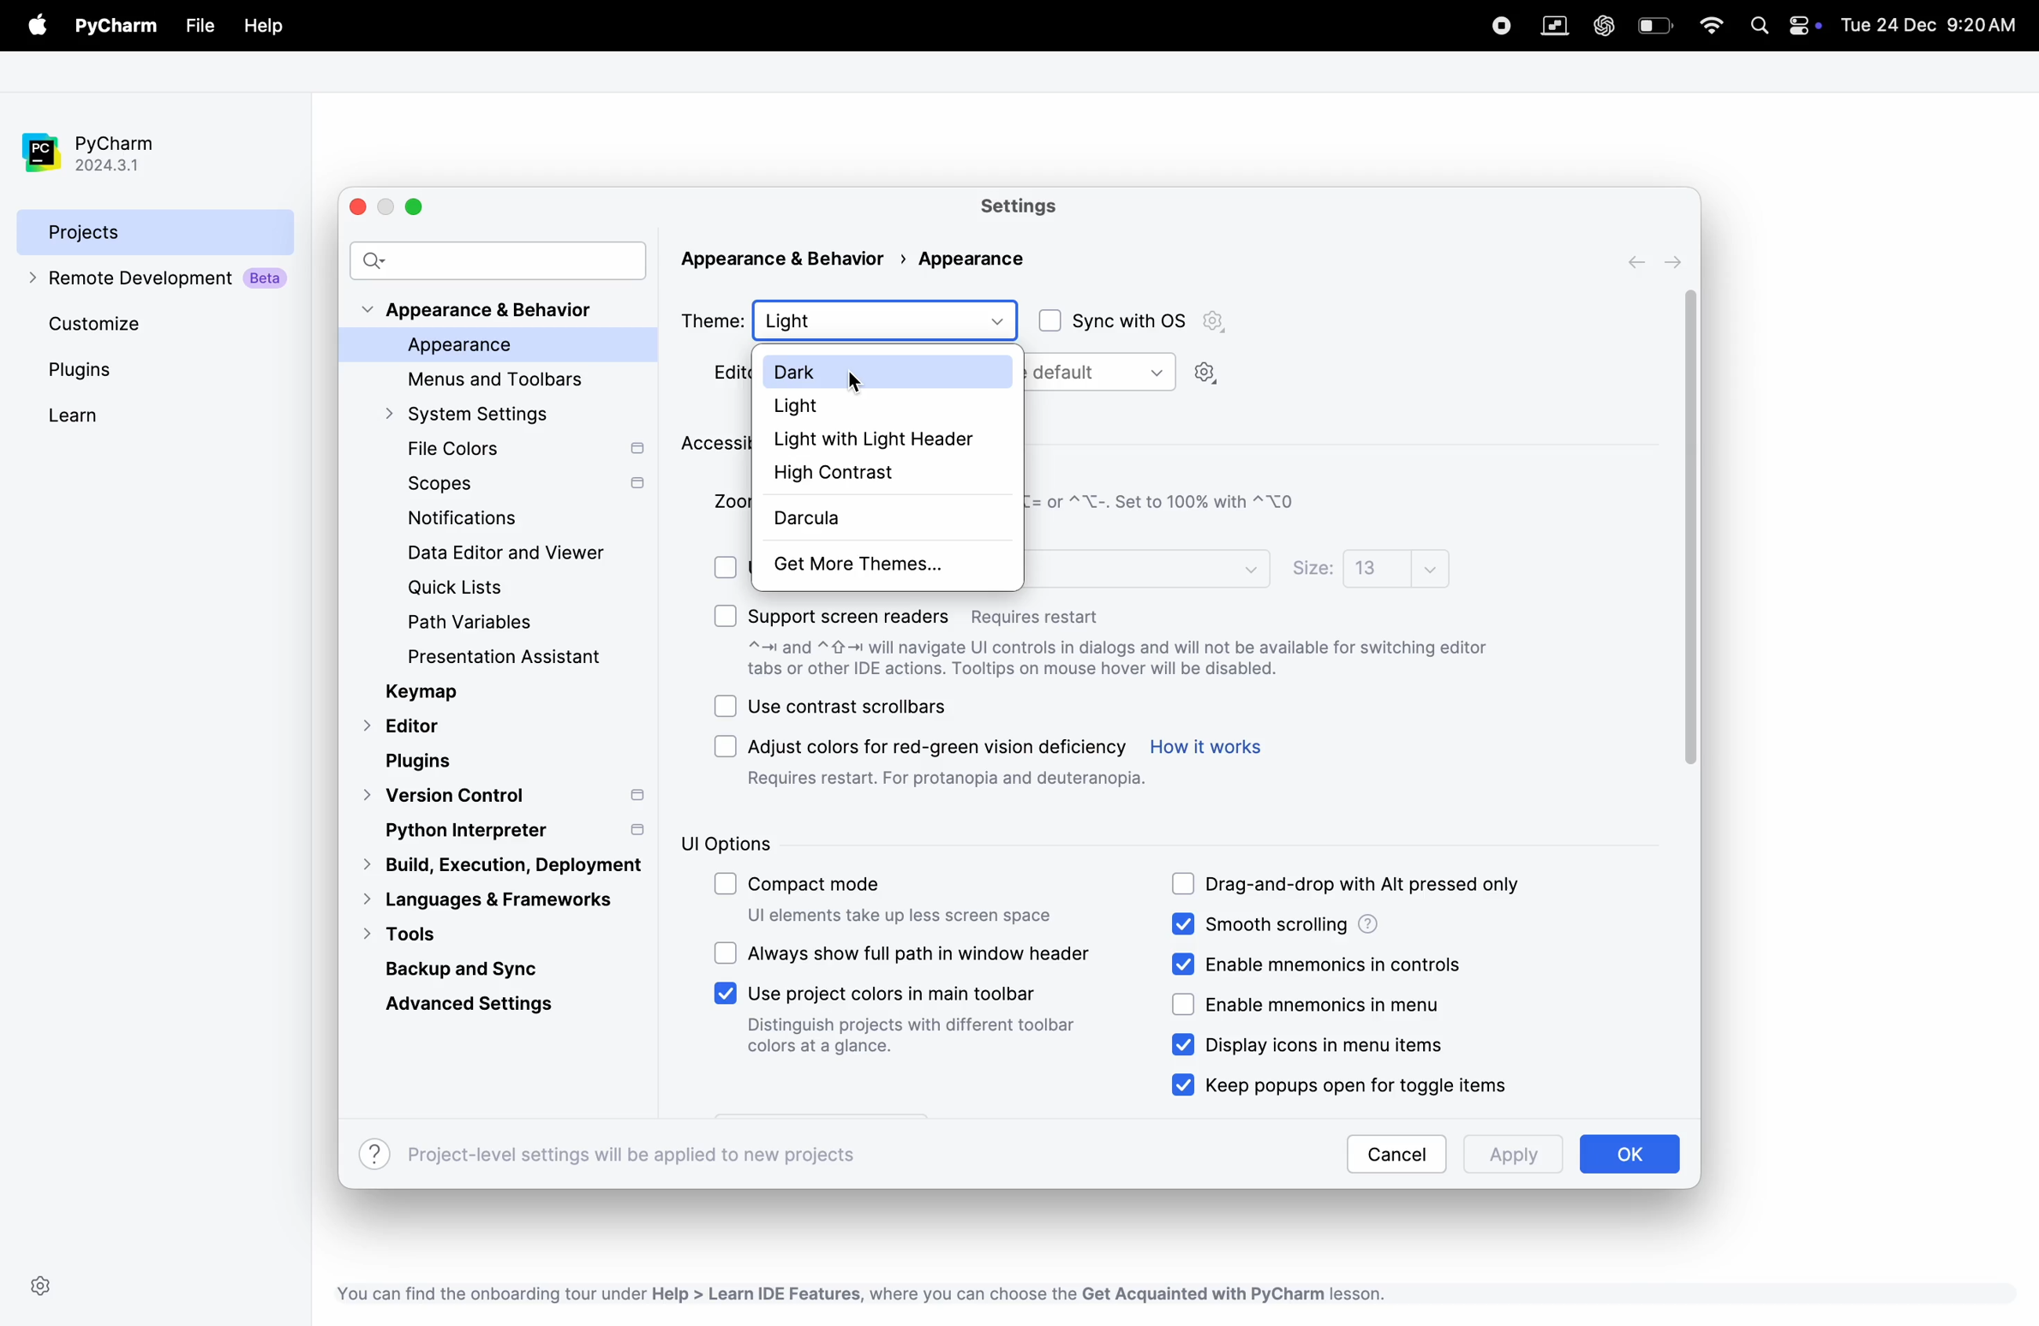 The image size is (2039, 1326). What do you see at coordinates (1712, 25) in the screenshot?
I see `wifi` at bounding box center [1712, 25].